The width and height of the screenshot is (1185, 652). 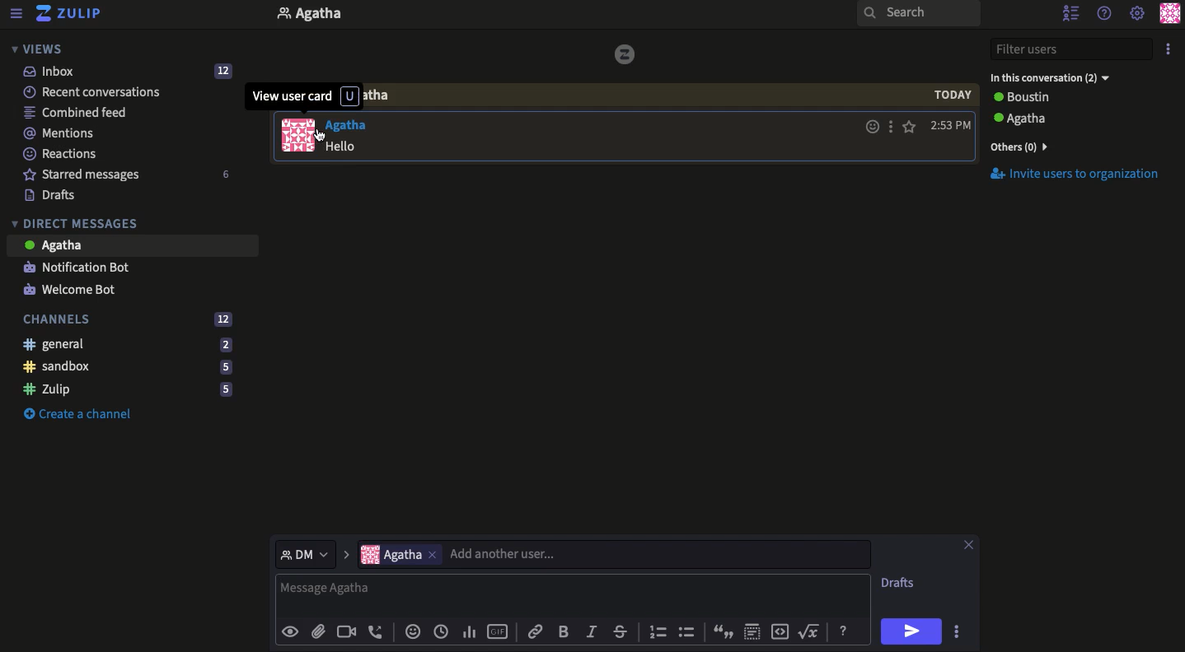 I want to click on Time, so click(x=952, y=125).